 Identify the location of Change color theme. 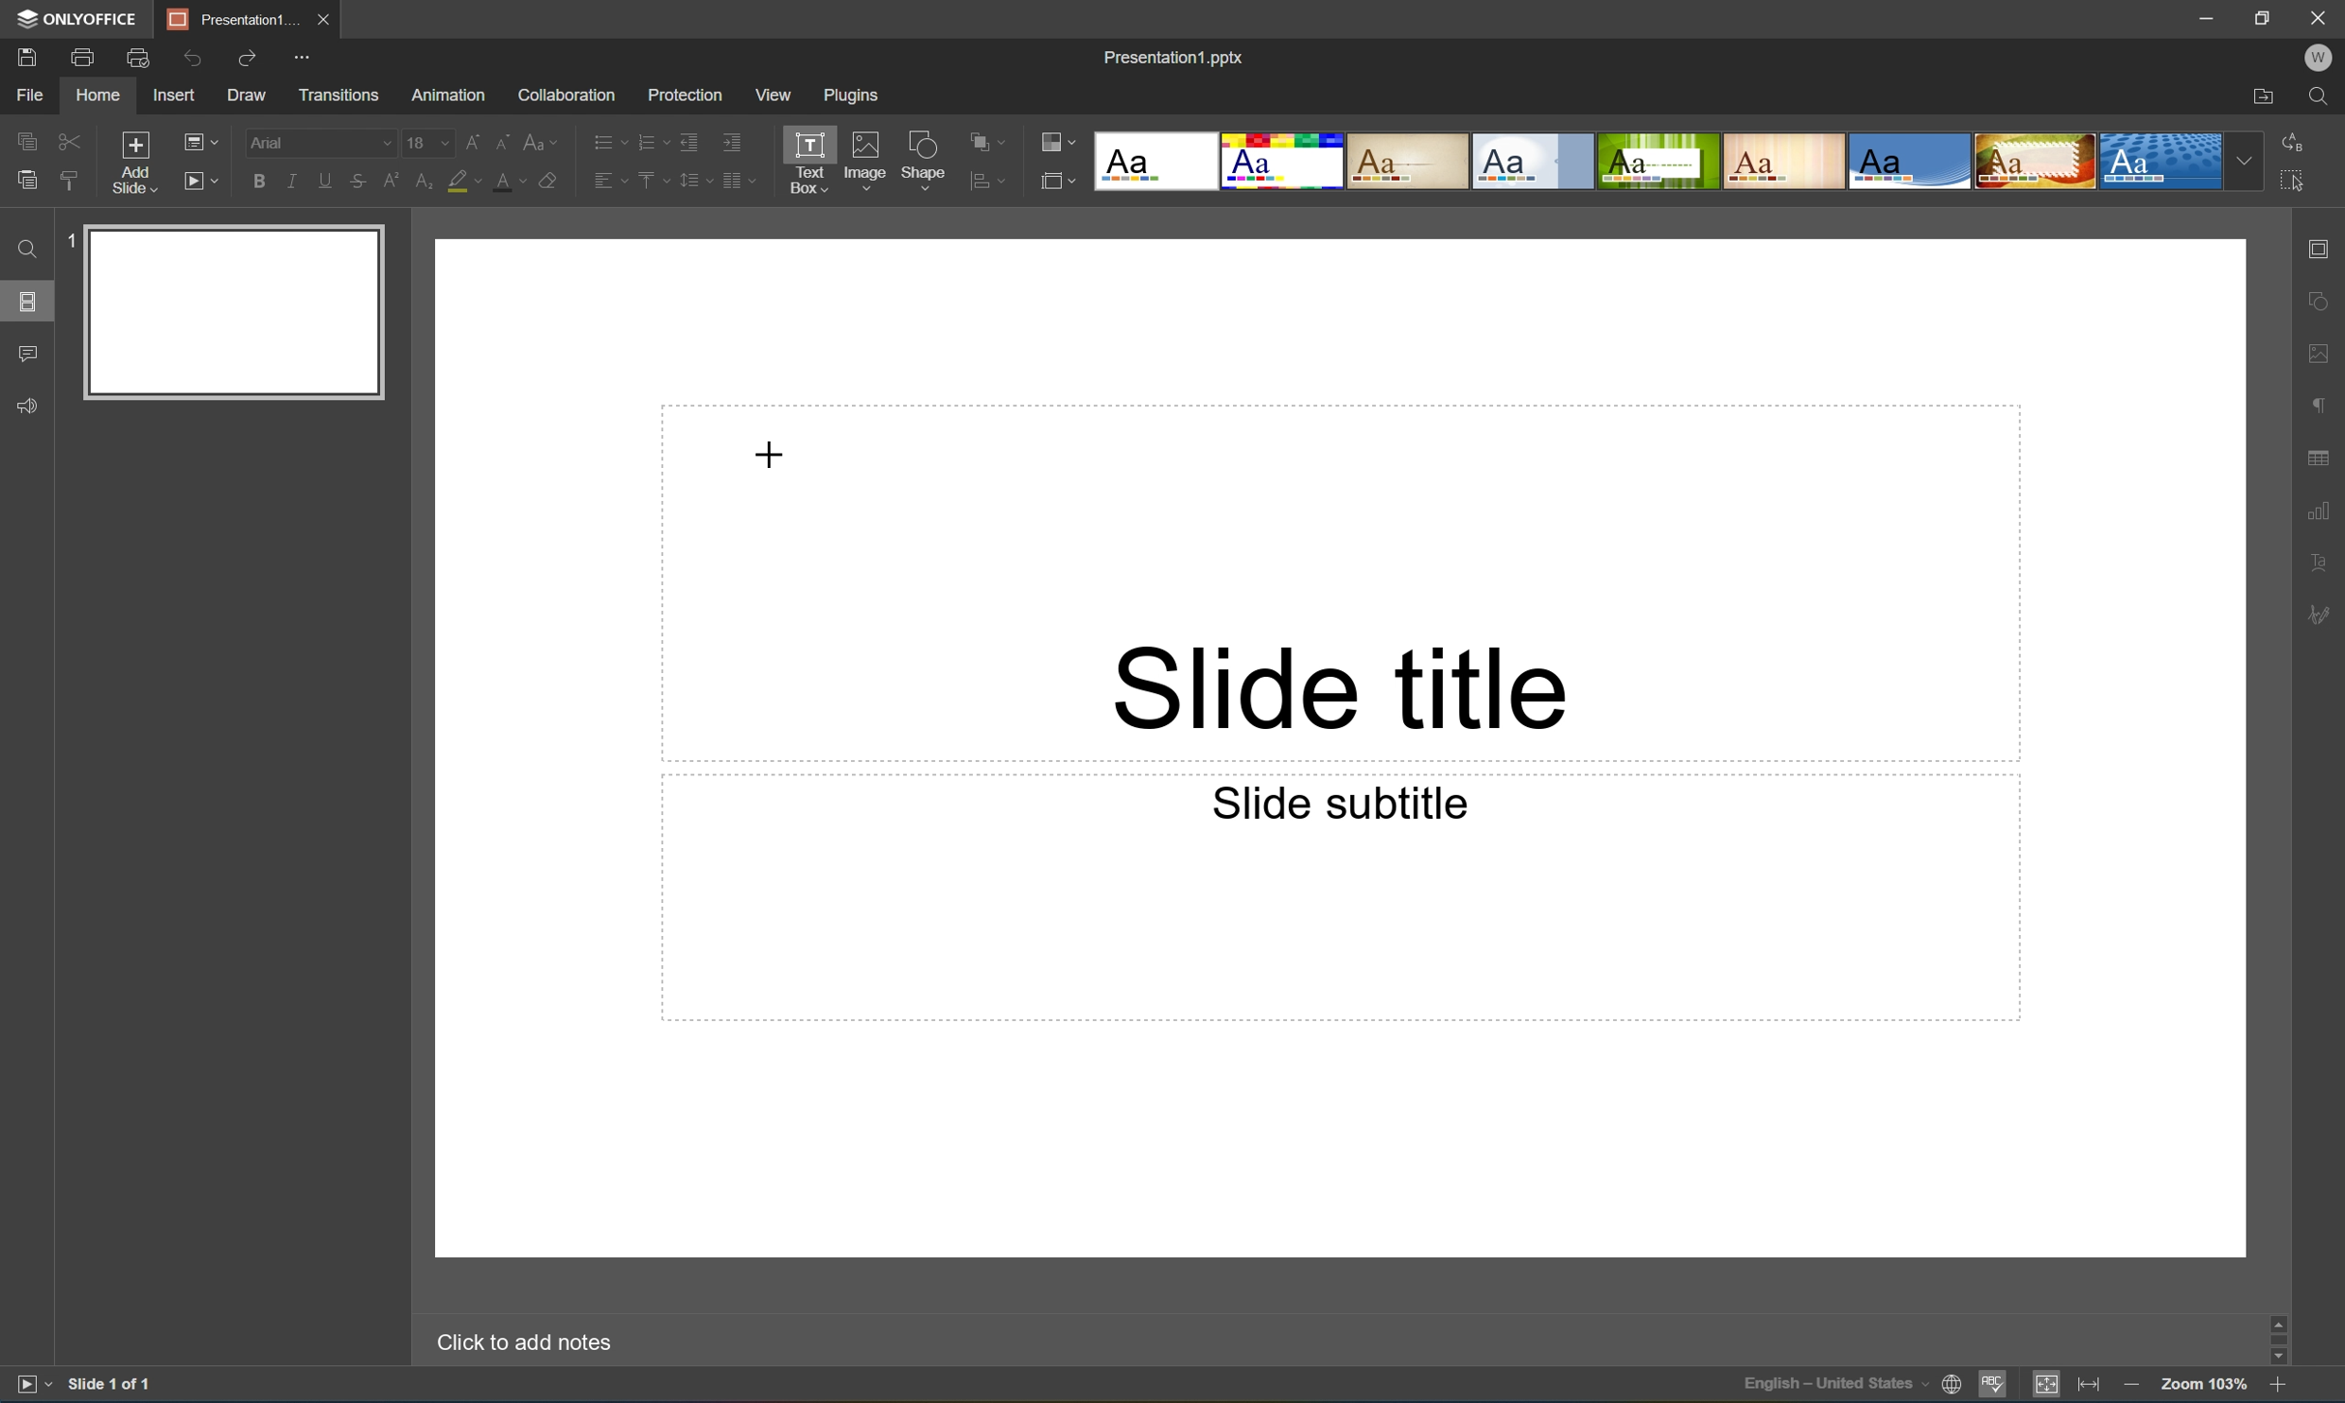
(1058, 144).